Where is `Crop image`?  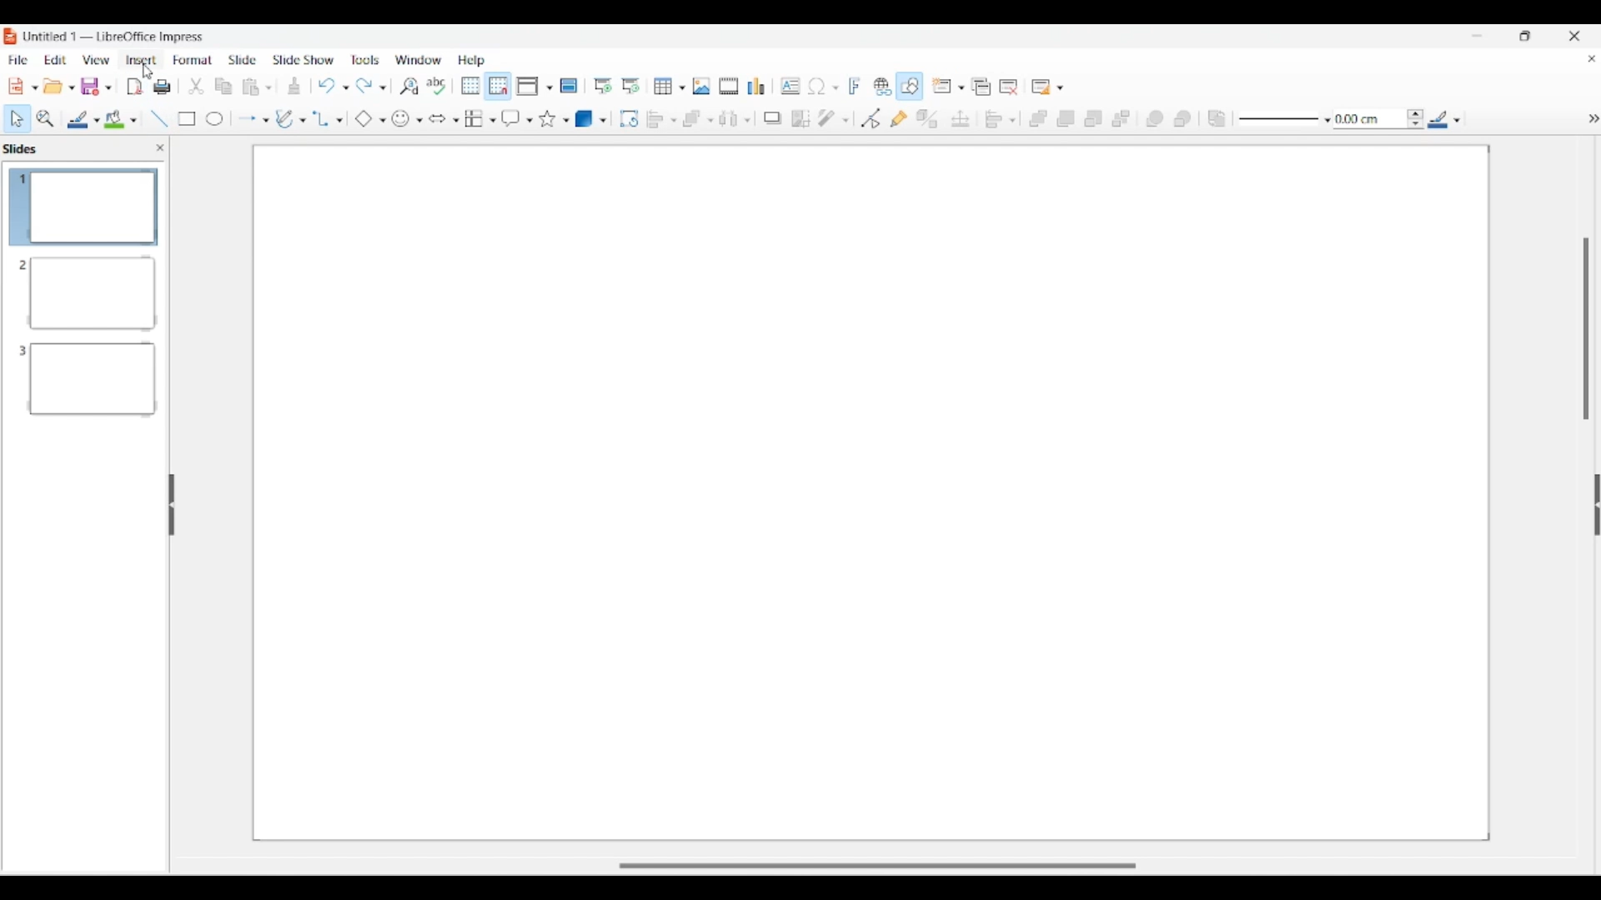 Crop image is located at coordinates (801, 119).